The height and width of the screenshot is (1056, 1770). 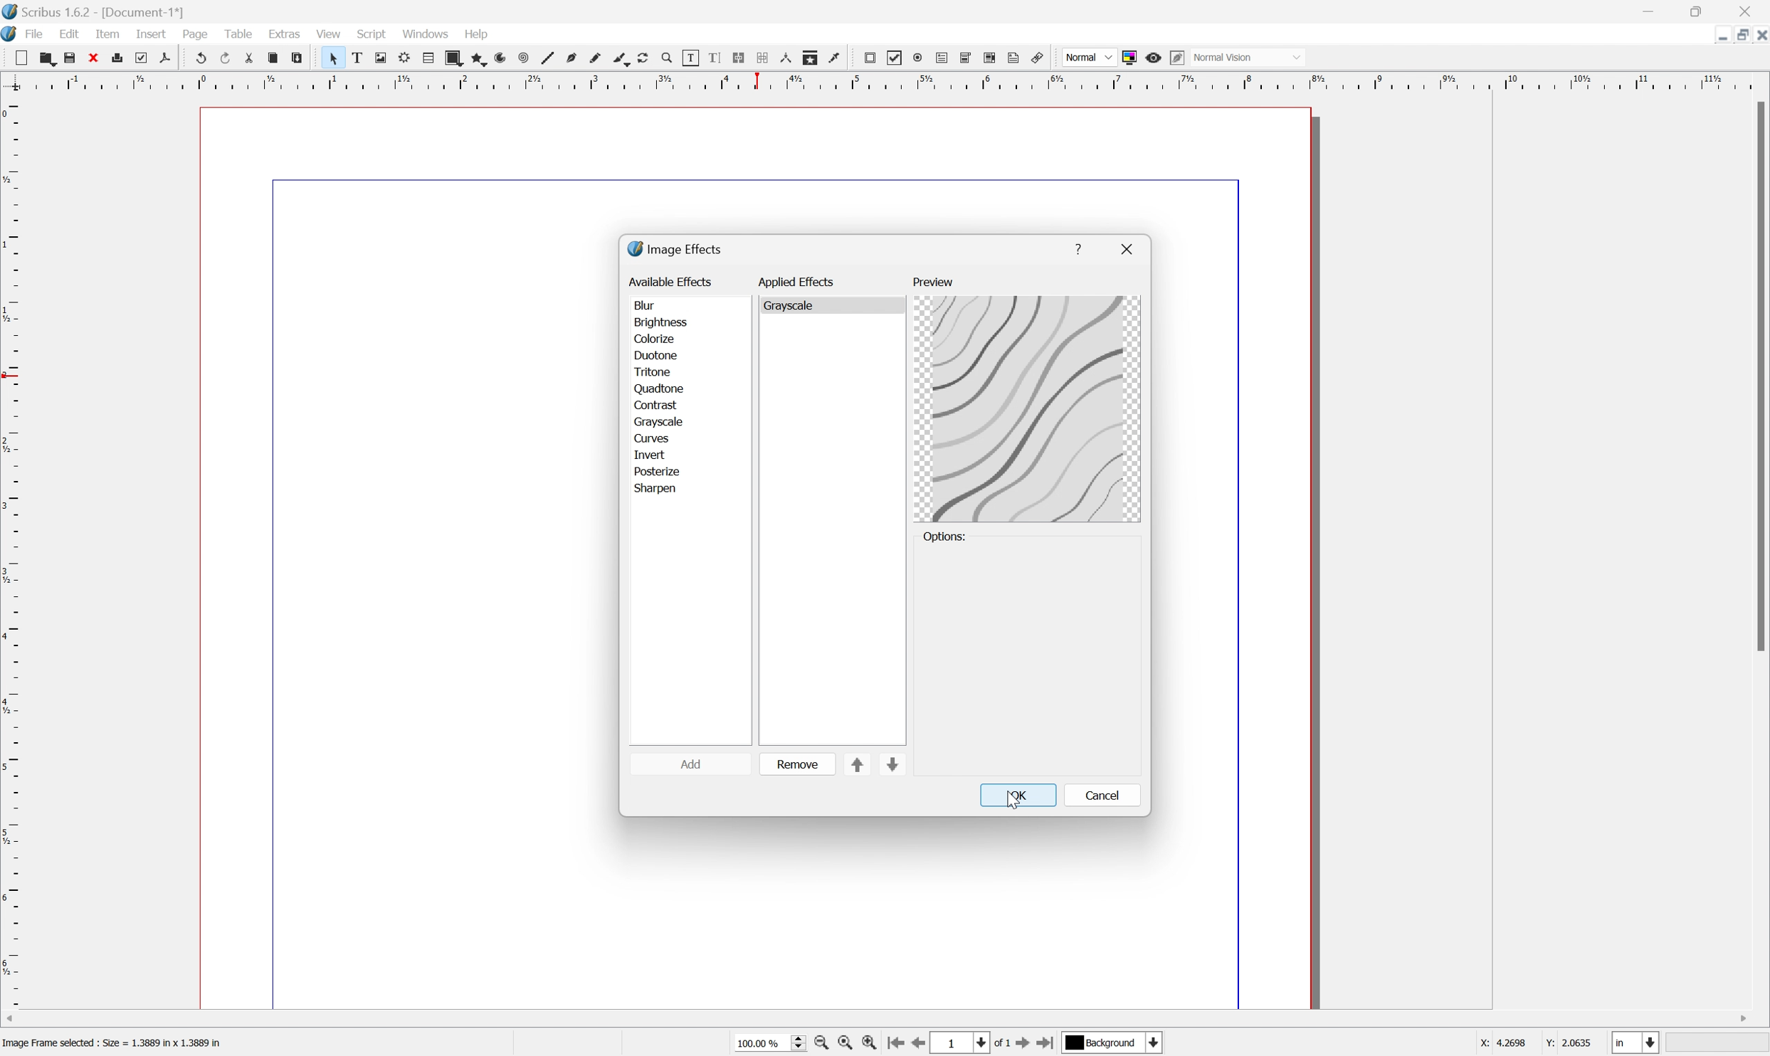 I want to click on Close, so click(x=1759, y=36).